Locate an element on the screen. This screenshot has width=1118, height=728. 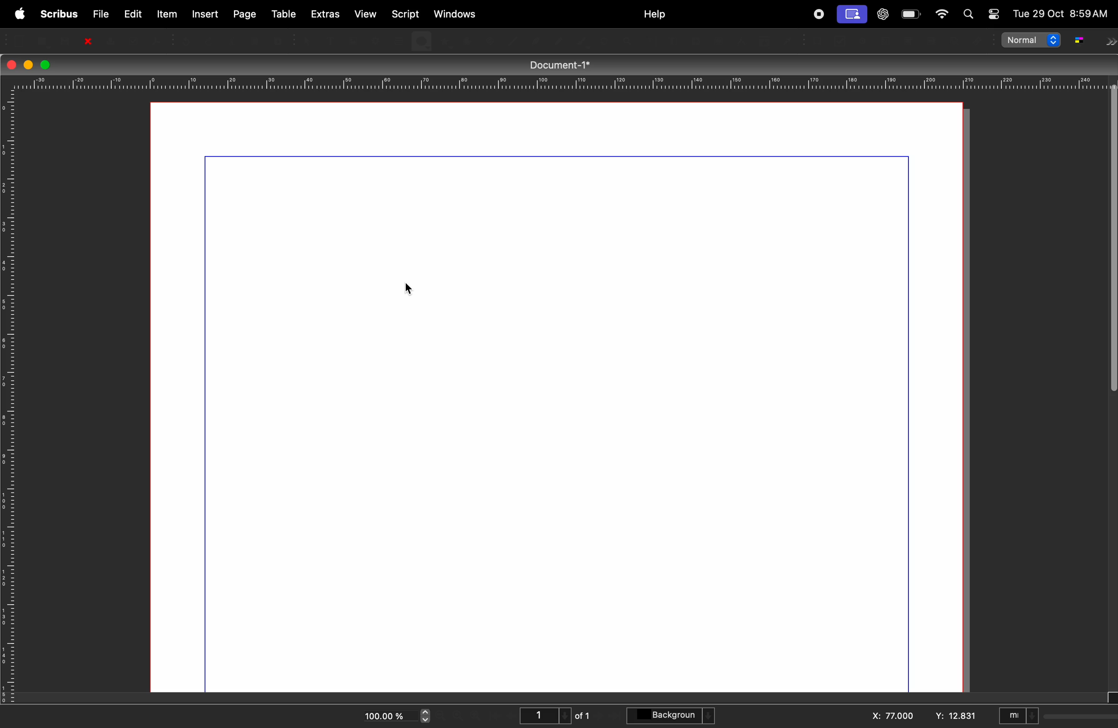
extras is located at coordinates (326, 14).